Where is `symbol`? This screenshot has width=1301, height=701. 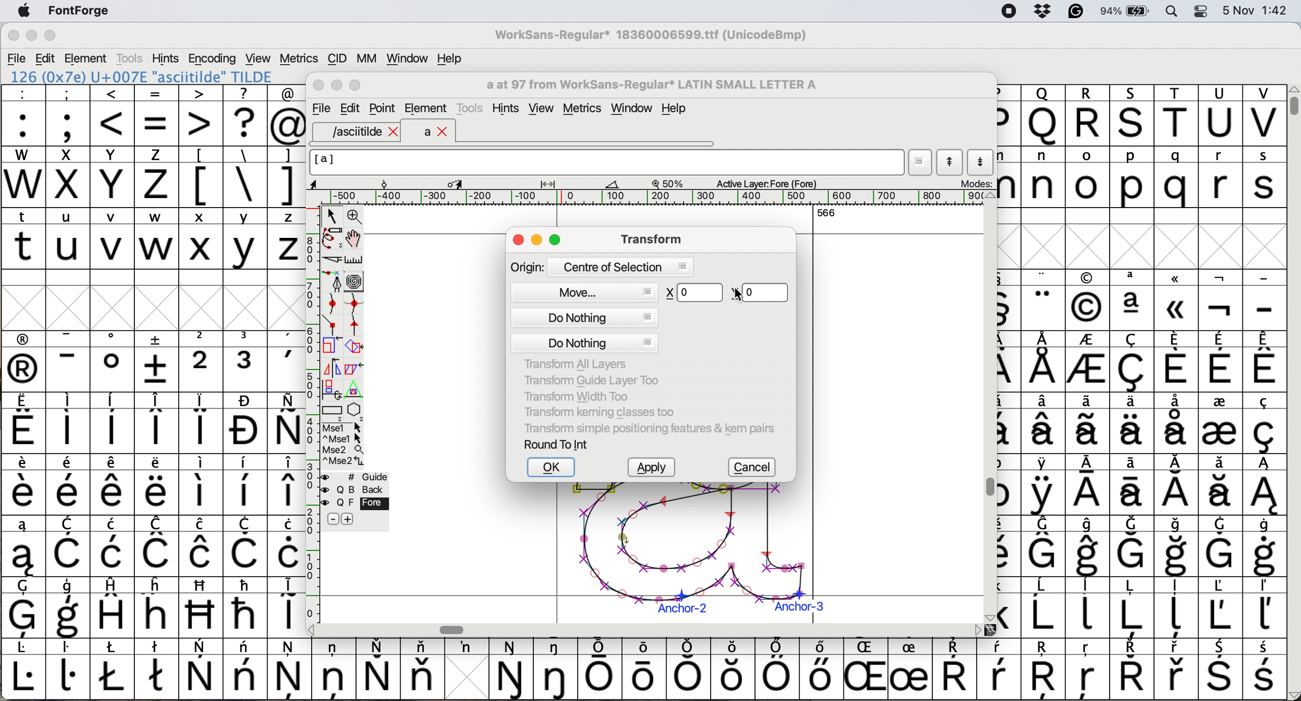
symbol is located at coordinates (1220, 485).